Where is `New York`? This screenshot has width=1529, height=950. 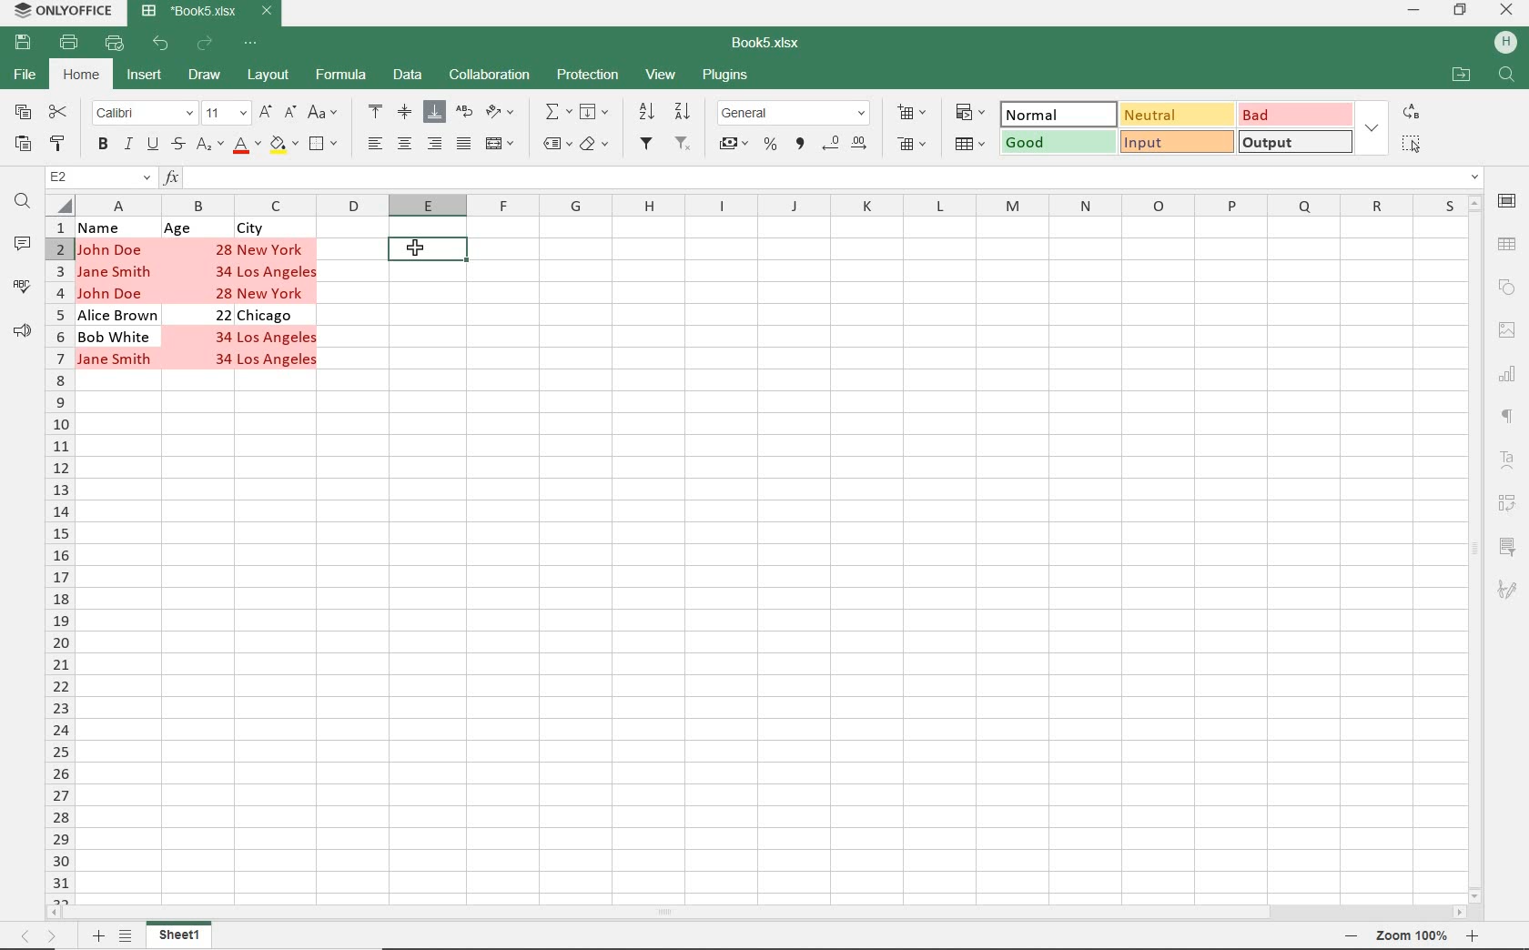
New York is located at coordinates (273, 248).